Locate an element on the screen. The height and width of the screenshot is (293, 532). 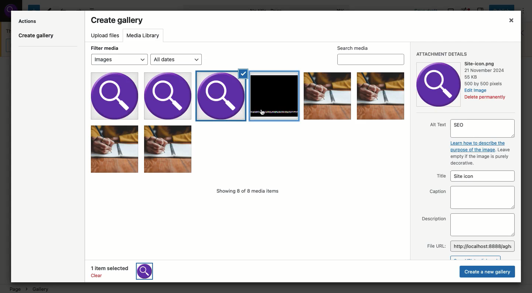
Showing 8 of 8 media items is located at coordinates (249, 192).